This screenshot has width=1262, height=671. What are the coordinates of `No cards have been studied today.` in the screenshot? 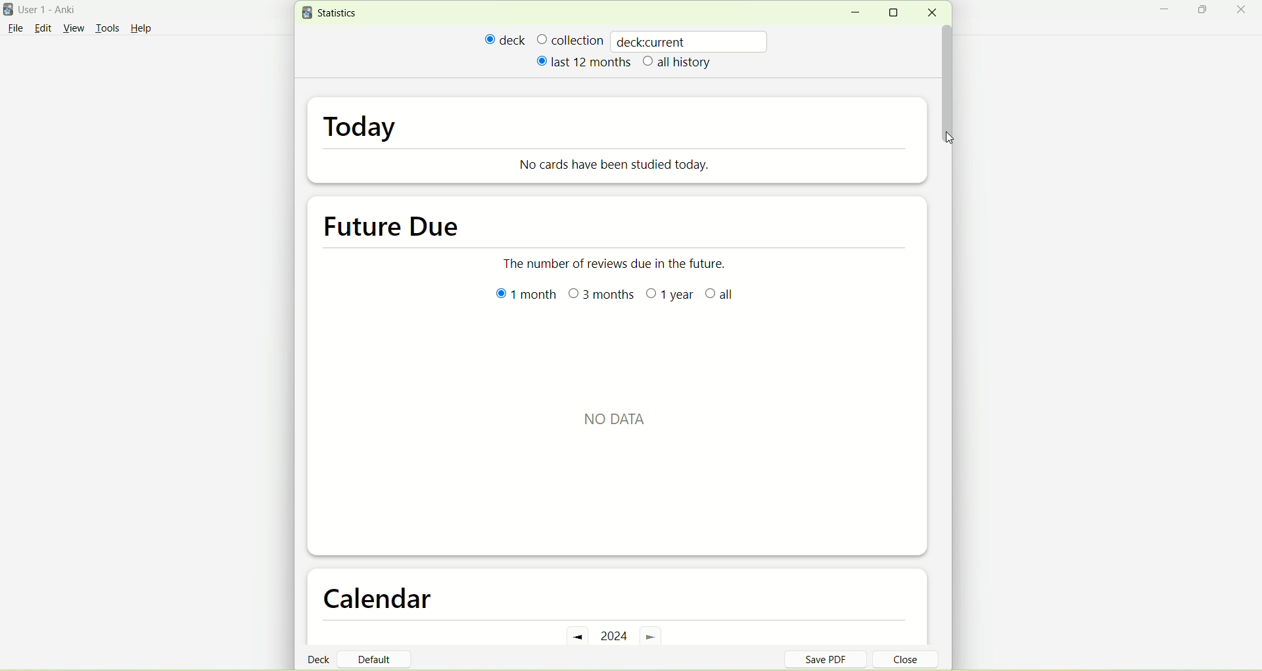 It's located at (622, 164).